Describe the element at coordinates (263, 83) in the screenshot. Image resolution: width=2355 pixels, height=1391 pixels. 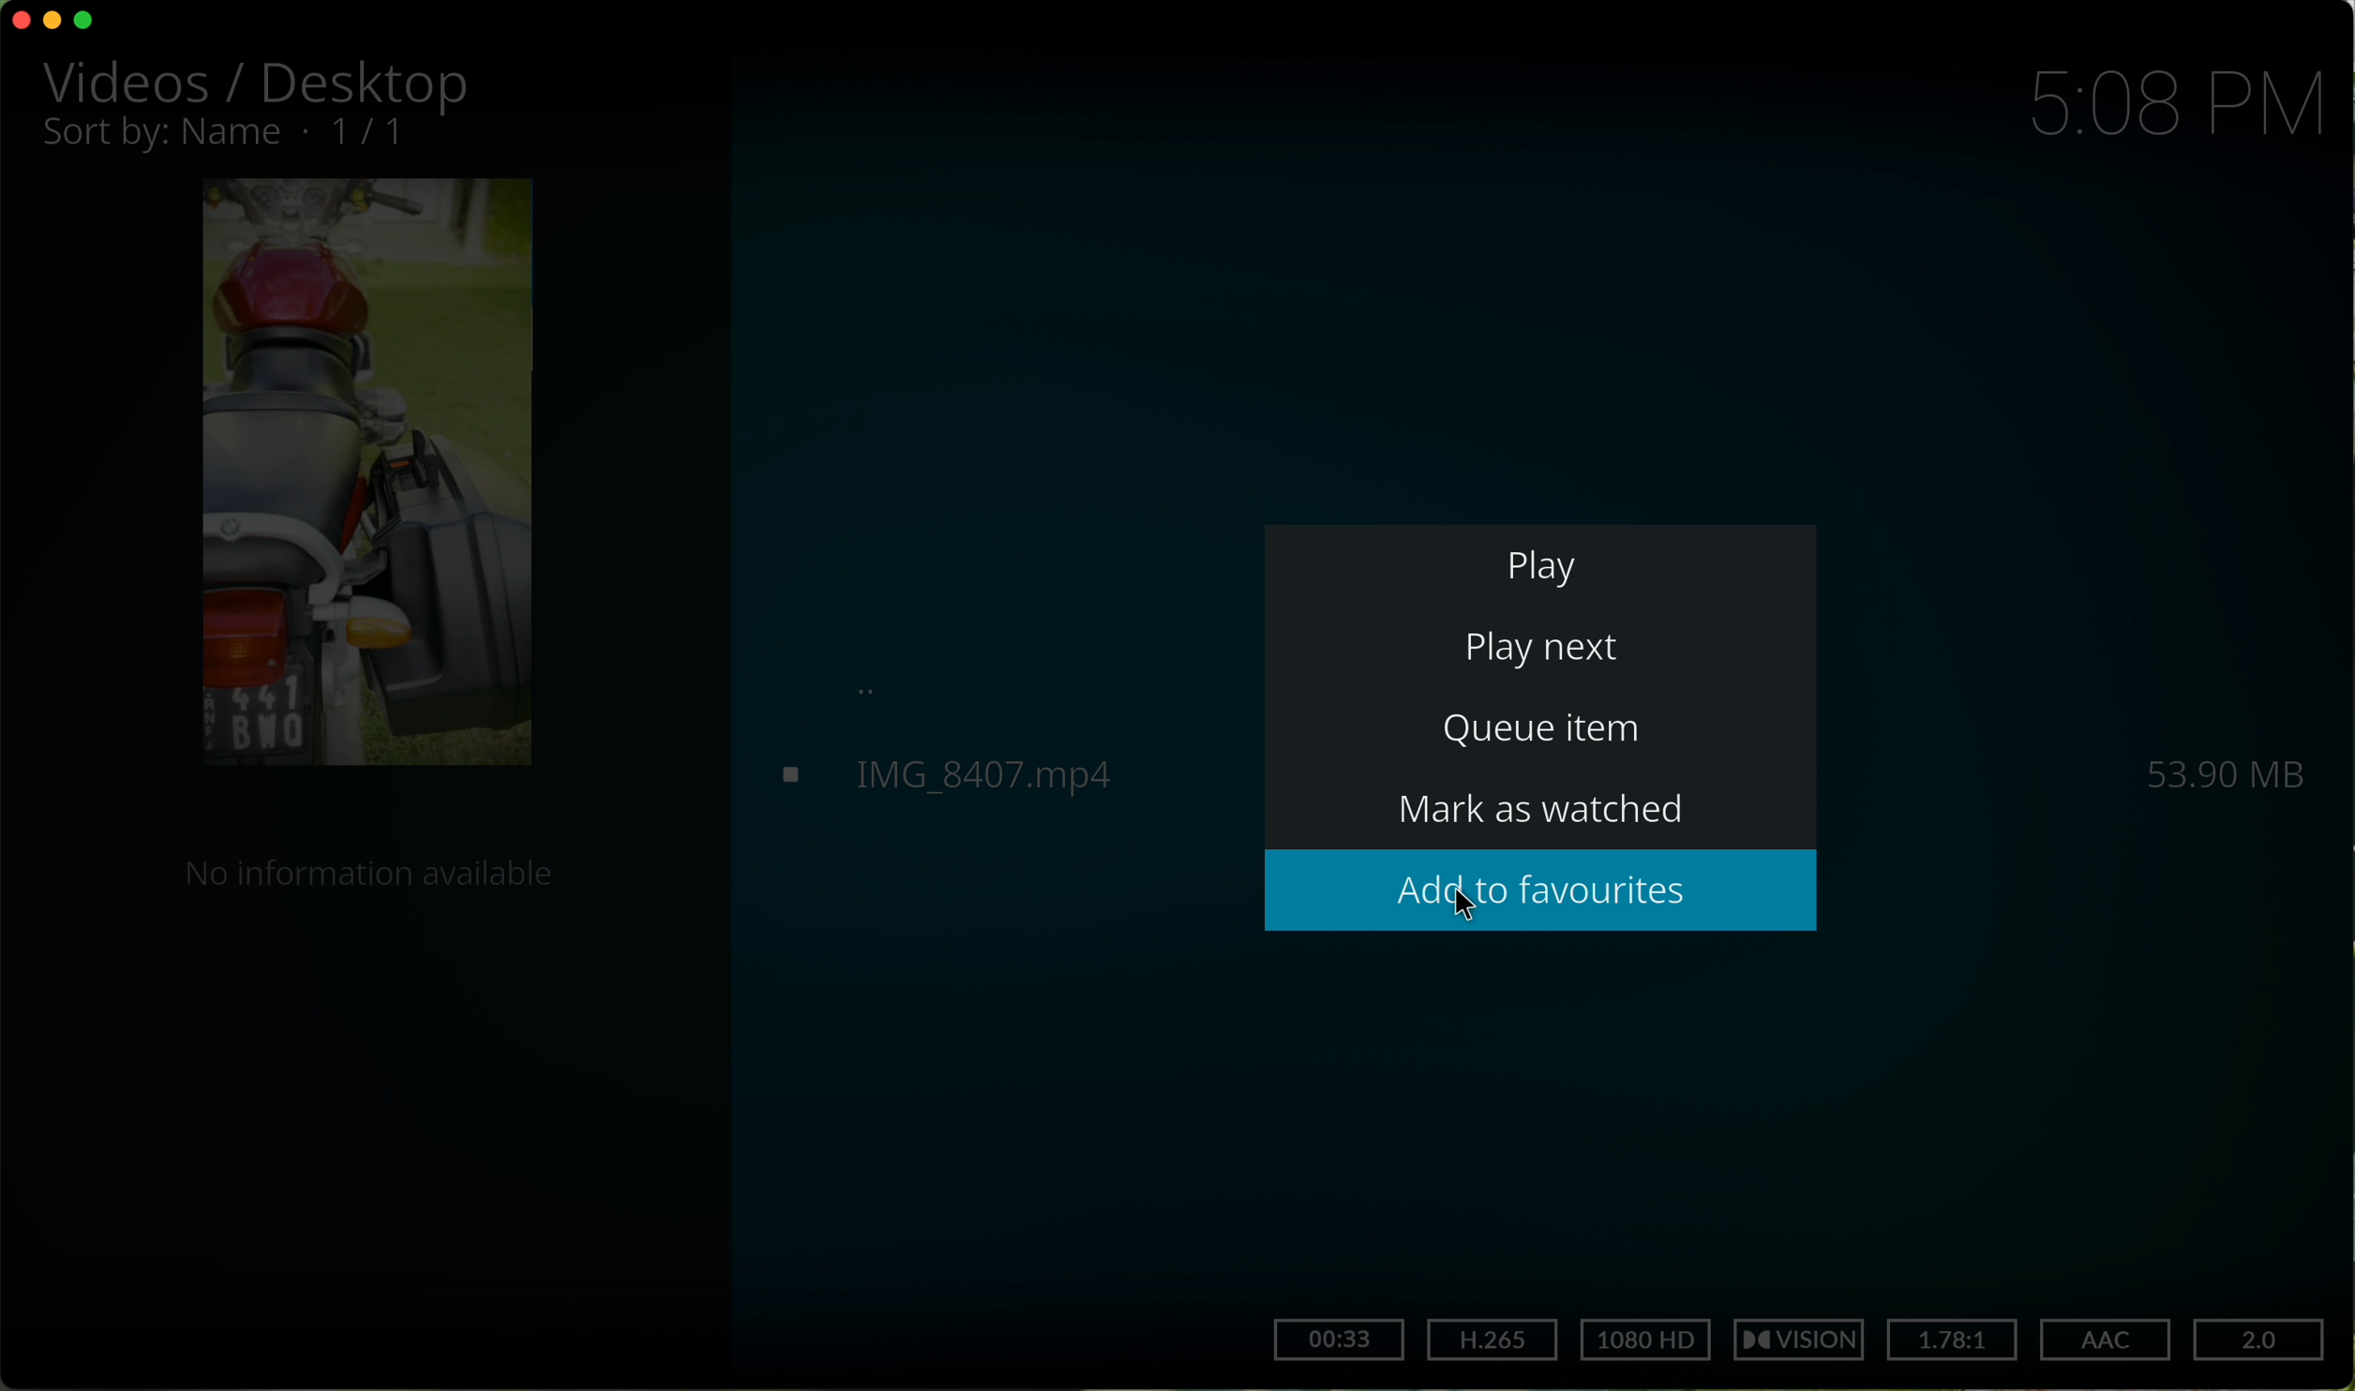
I see `Videos/DEsktop` at that location.